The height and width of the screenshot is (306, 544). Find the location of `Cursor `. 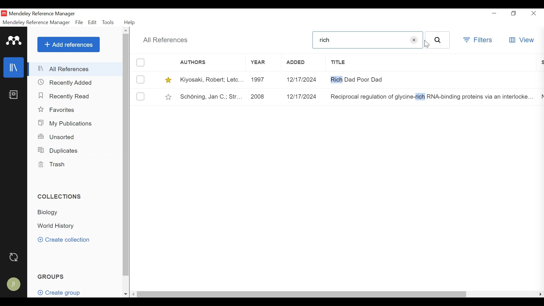

Cursor  is located at coordinates (426, 45).